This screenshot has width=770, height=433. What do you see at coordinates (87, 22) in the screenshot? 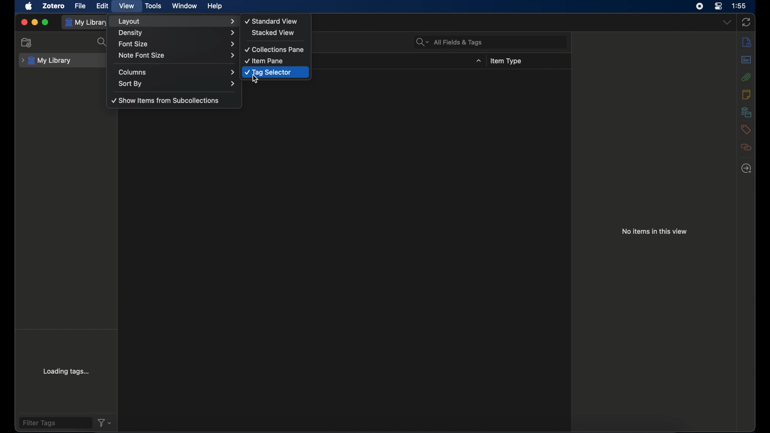
I see `my library` at bounding box center [87, 22].